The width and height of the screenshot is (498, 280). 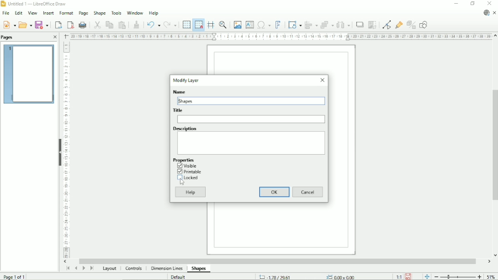 What do you see at coordinates (252, 143) in the screenshot?
I see `Description` at bounding box center [252, 143].